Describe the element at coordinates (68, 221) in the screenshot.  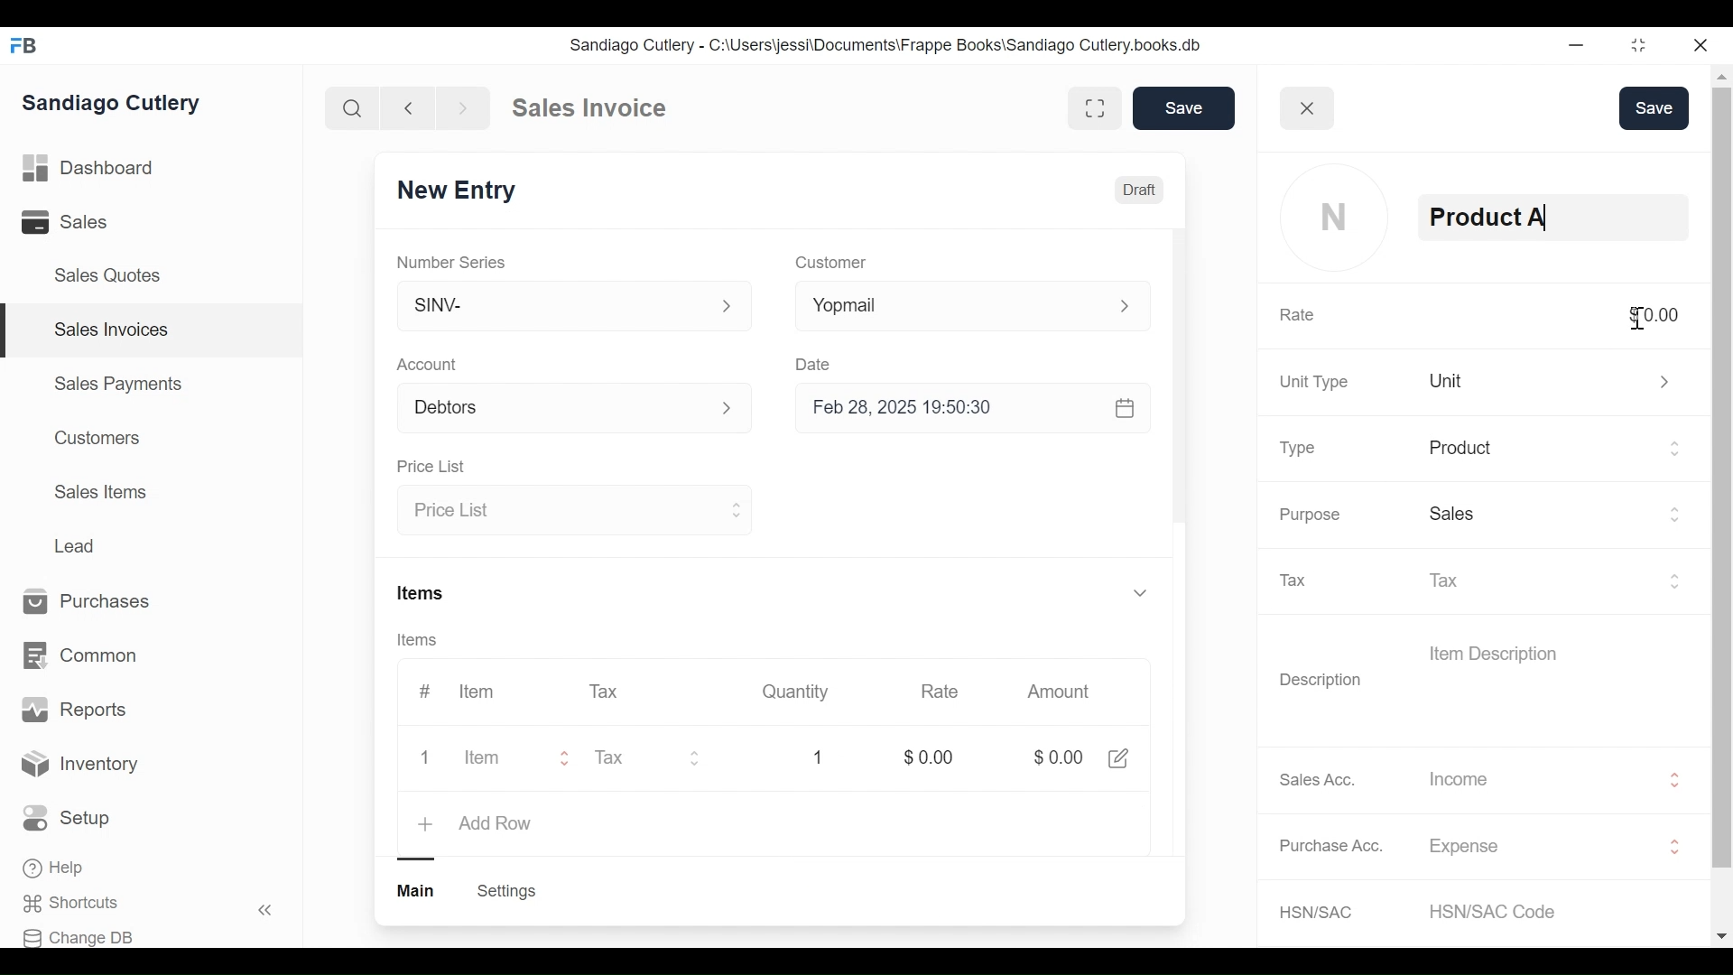
I see `Sales` at that location.